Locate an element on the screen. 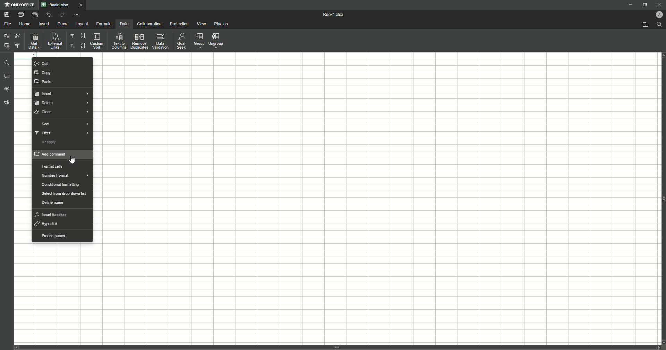 The image size is (666, 350). Format cells is located at coordinates (51, 167).